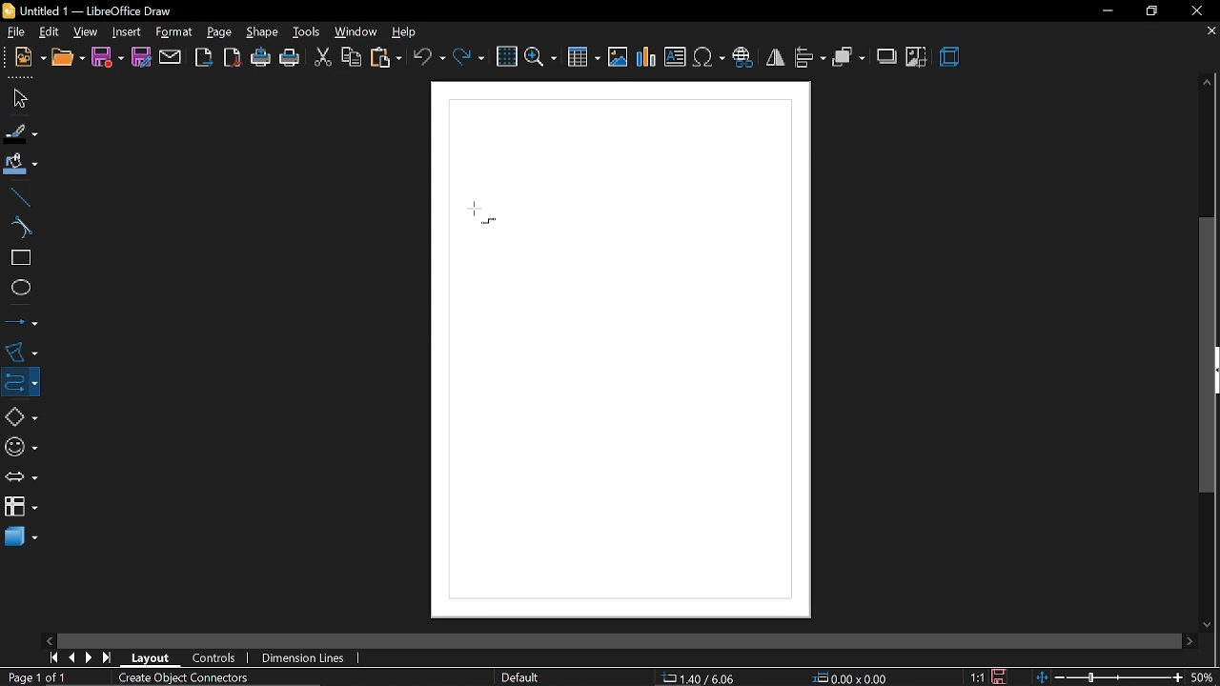  Describe the element at coordinates (520, 678) in the screenshot. I see `Default` at that location.